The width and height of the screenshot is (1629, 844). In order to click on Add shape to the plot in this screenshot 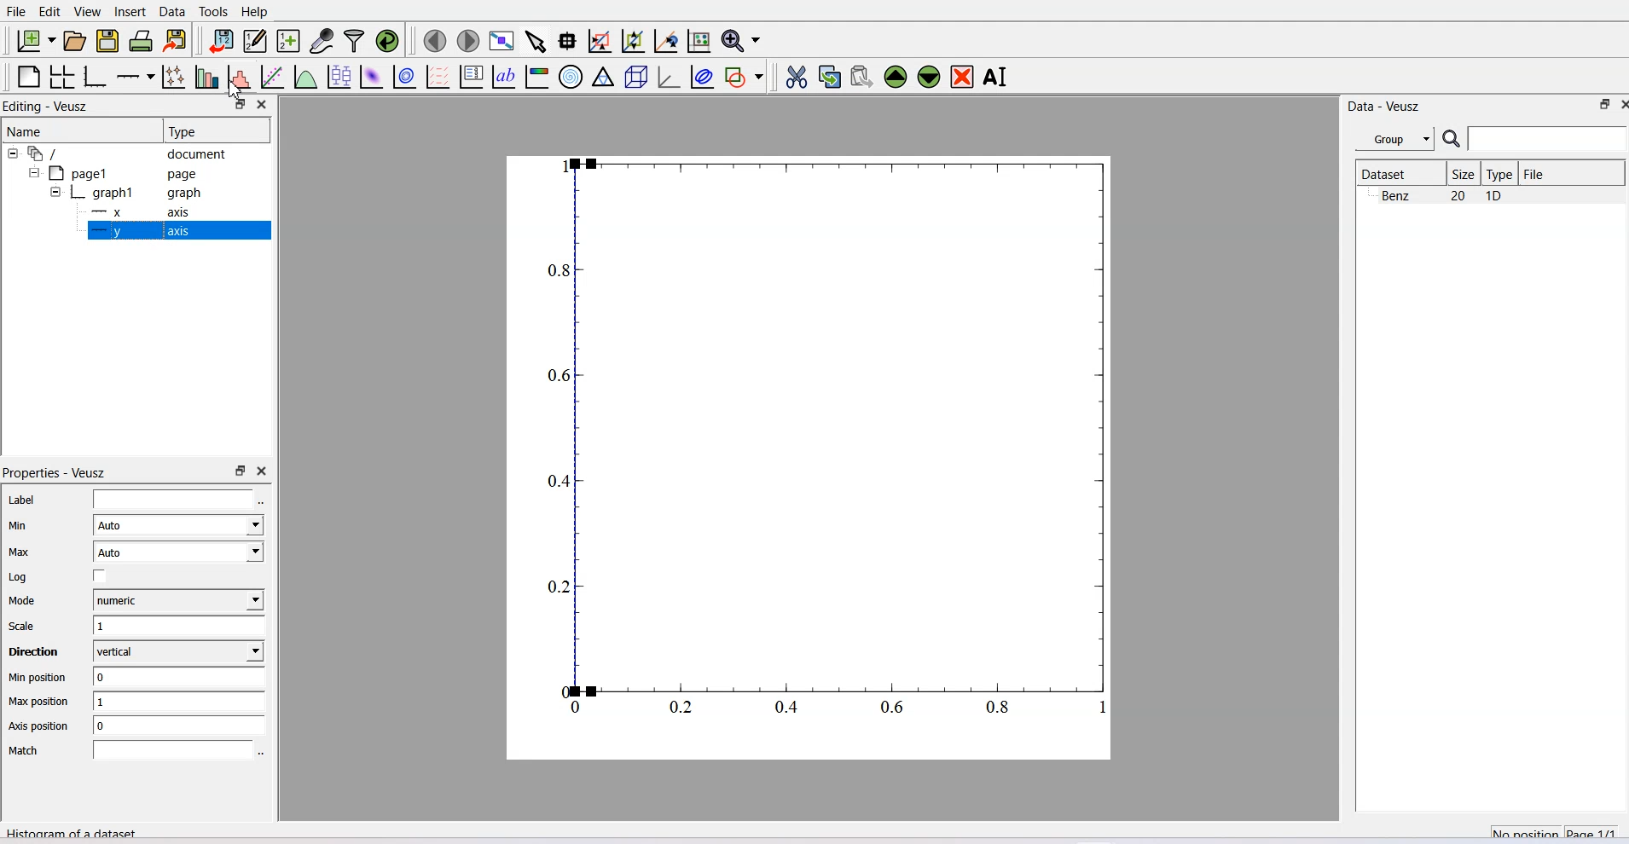, I will do `click(743, 77)`.